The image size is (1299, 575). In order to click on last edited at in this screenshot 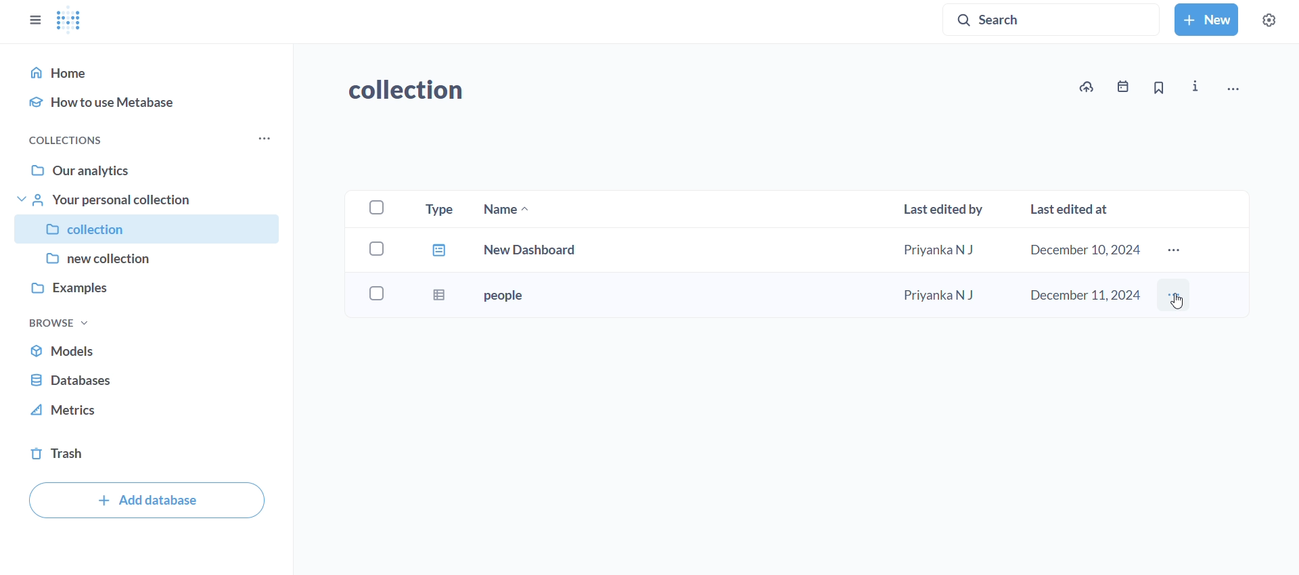, I will do `click(1073, 208)`.